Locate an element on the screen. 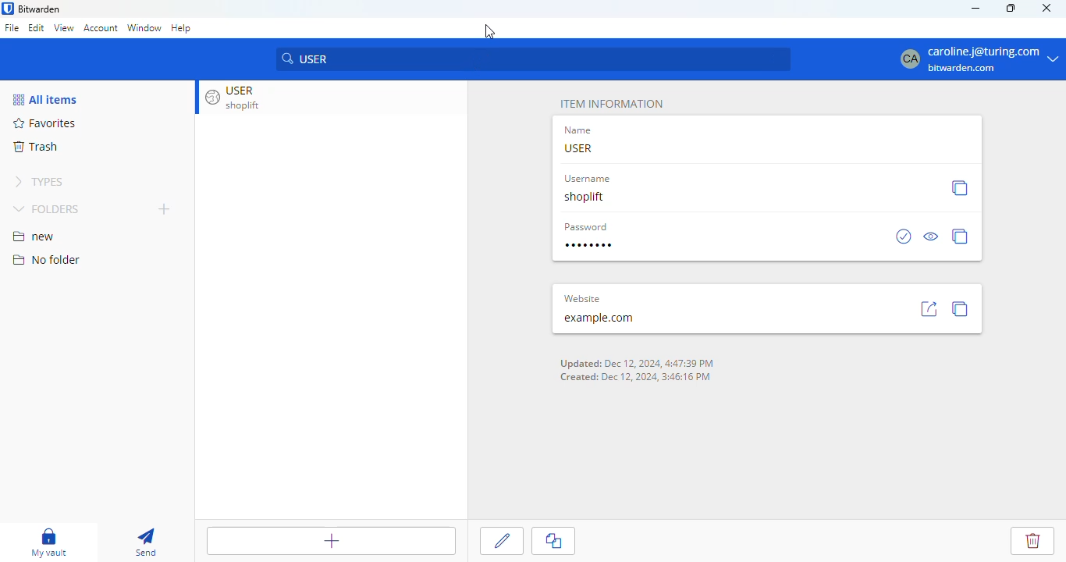 Image resolution: width=1066 pixels, height=562 pixels. copy is located at coordinates (961, 187).